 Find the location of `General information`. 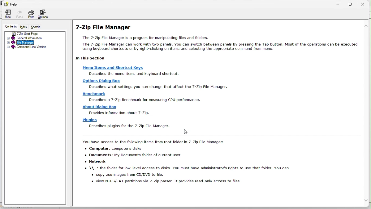

General information is located at coordinates (34, 38).